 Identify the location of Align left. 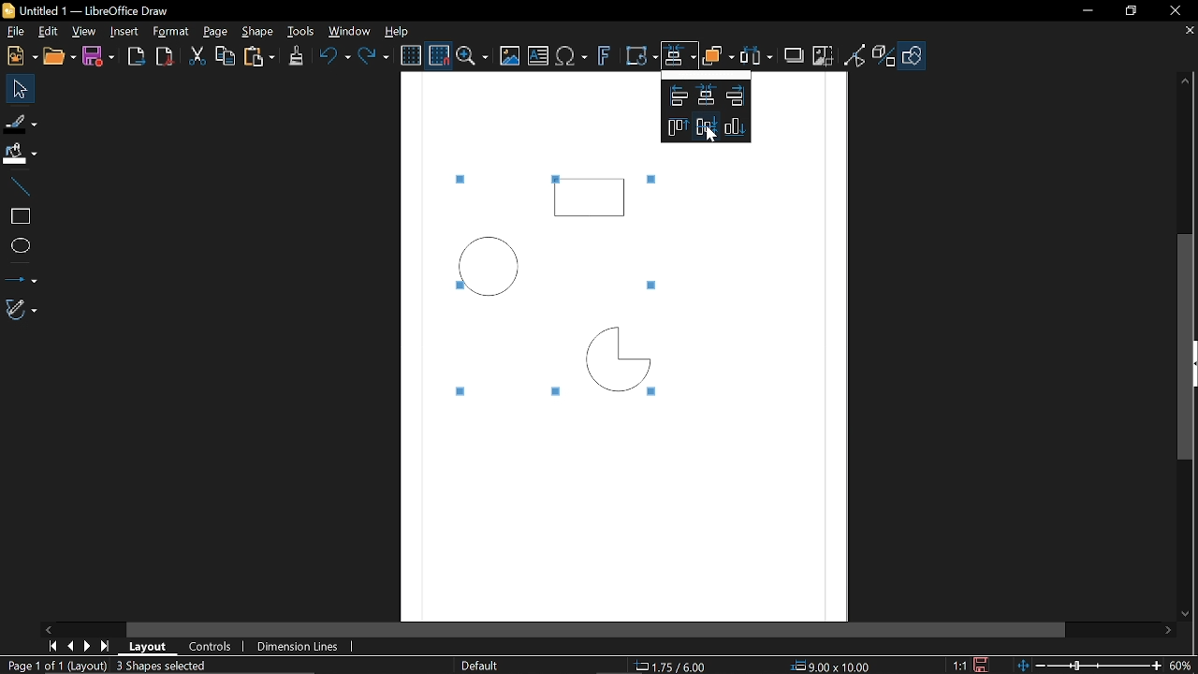
(678, 96).